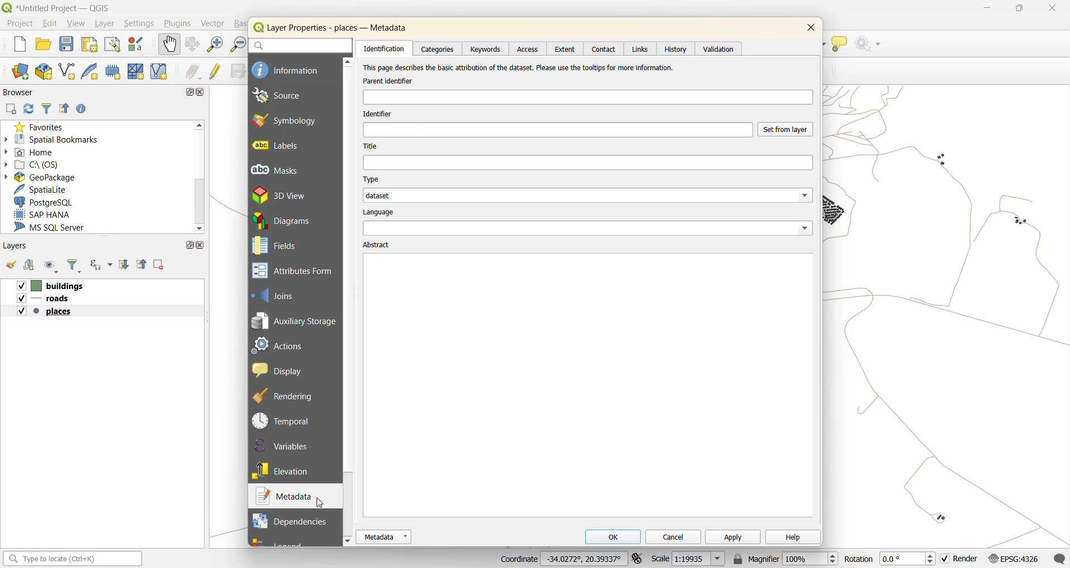 The width and height of the screenshot is (1070, 568). I want to click on enable properties, so click(84, 109).